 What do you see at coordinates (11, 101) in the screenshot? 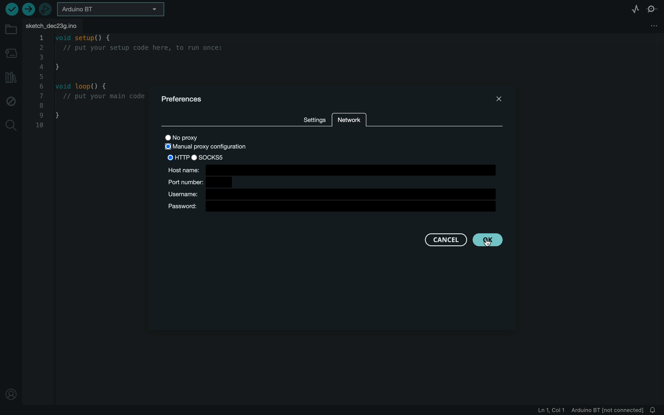
I see `debug` at bounding box center [11, 101].